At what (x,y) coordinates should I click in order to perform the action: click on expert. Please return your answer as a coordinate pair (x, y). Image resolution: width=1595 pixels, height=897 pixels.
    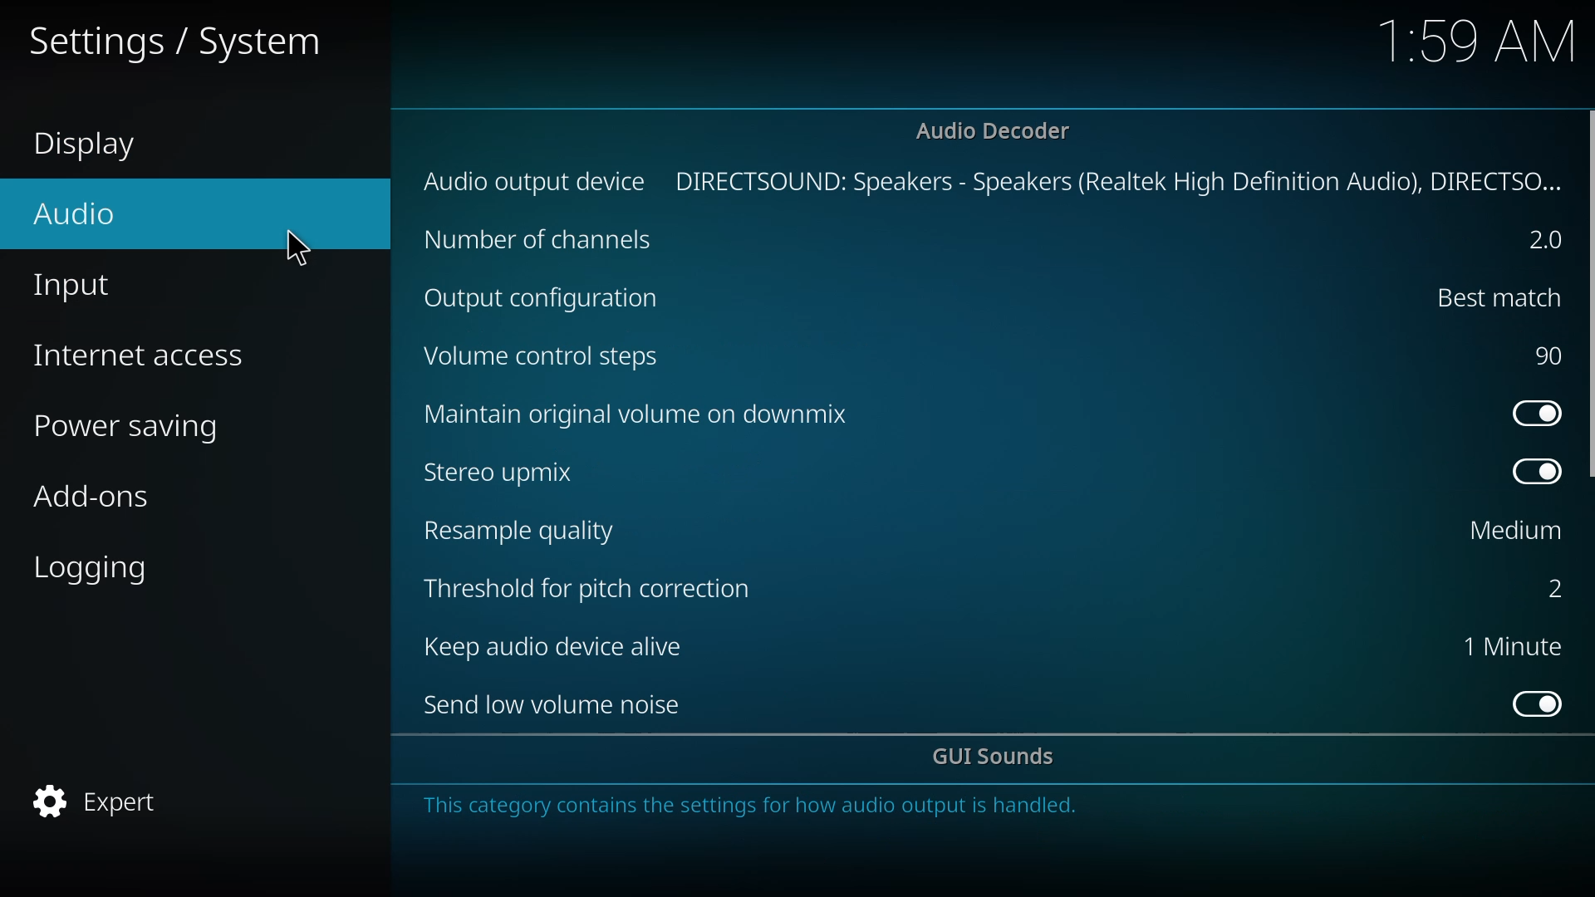
    Looking at the image, I should click on (105, 804).